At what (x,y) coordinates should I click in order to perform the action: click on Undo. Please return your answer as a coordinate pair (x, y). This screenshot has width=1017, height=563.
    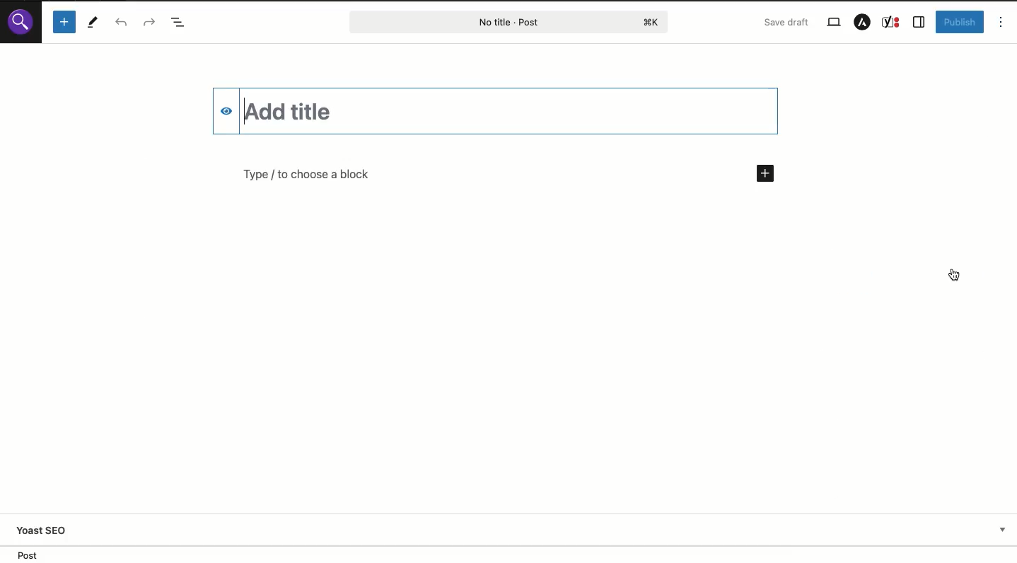
    Looking at the image, I should click on (122, 23).